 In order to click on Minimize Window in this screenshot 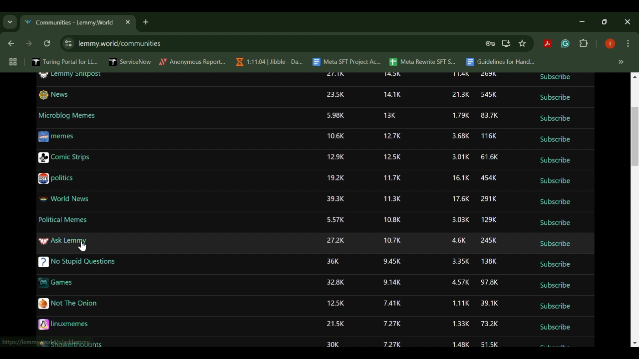, I will do `click(606, 21)`.